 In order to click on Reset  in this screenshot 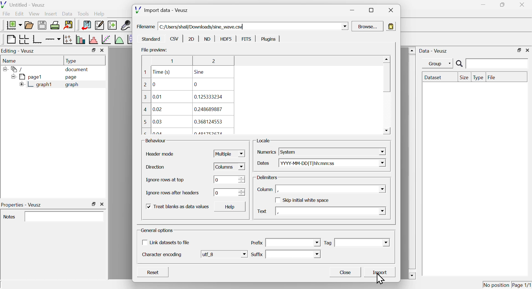, I will do `click(154, 273)`.